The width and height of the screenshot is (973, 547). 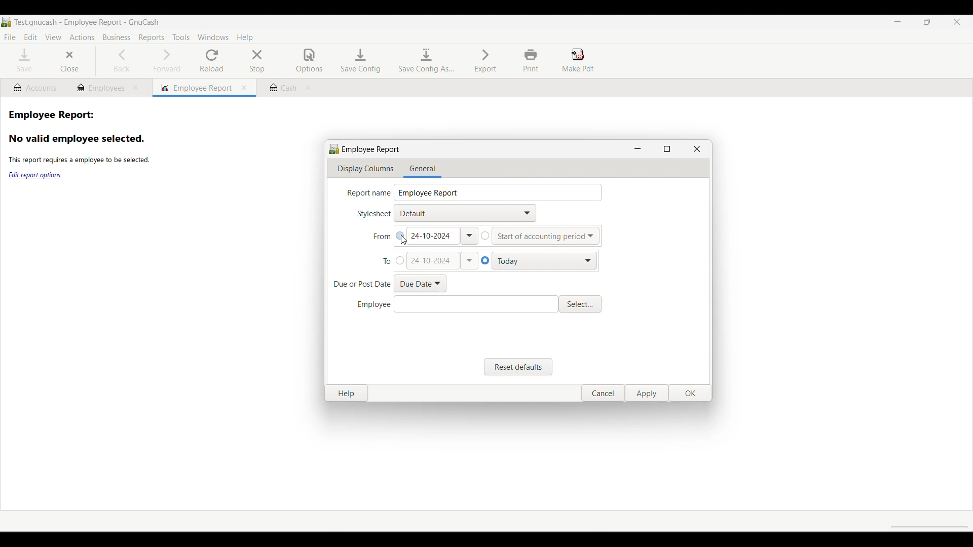 I want to click on Report name, so click(x=498, y=193).